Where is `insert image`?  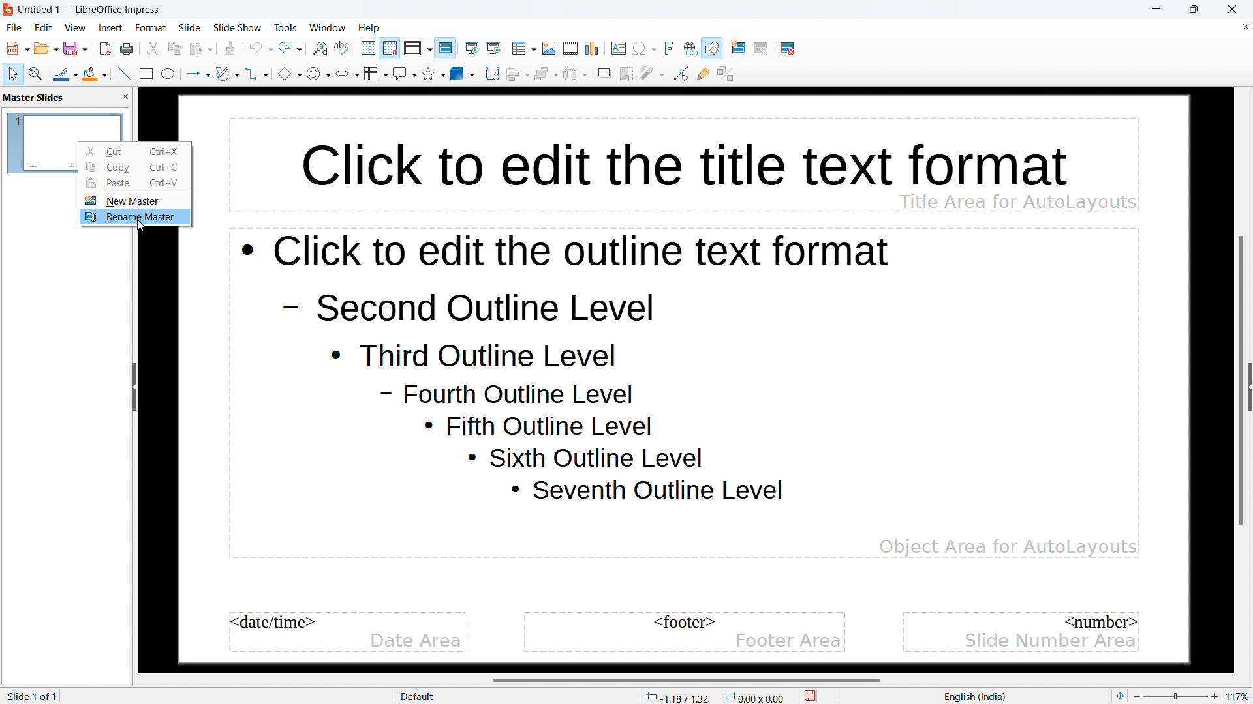
insert image is located at coordinates (549, 48).